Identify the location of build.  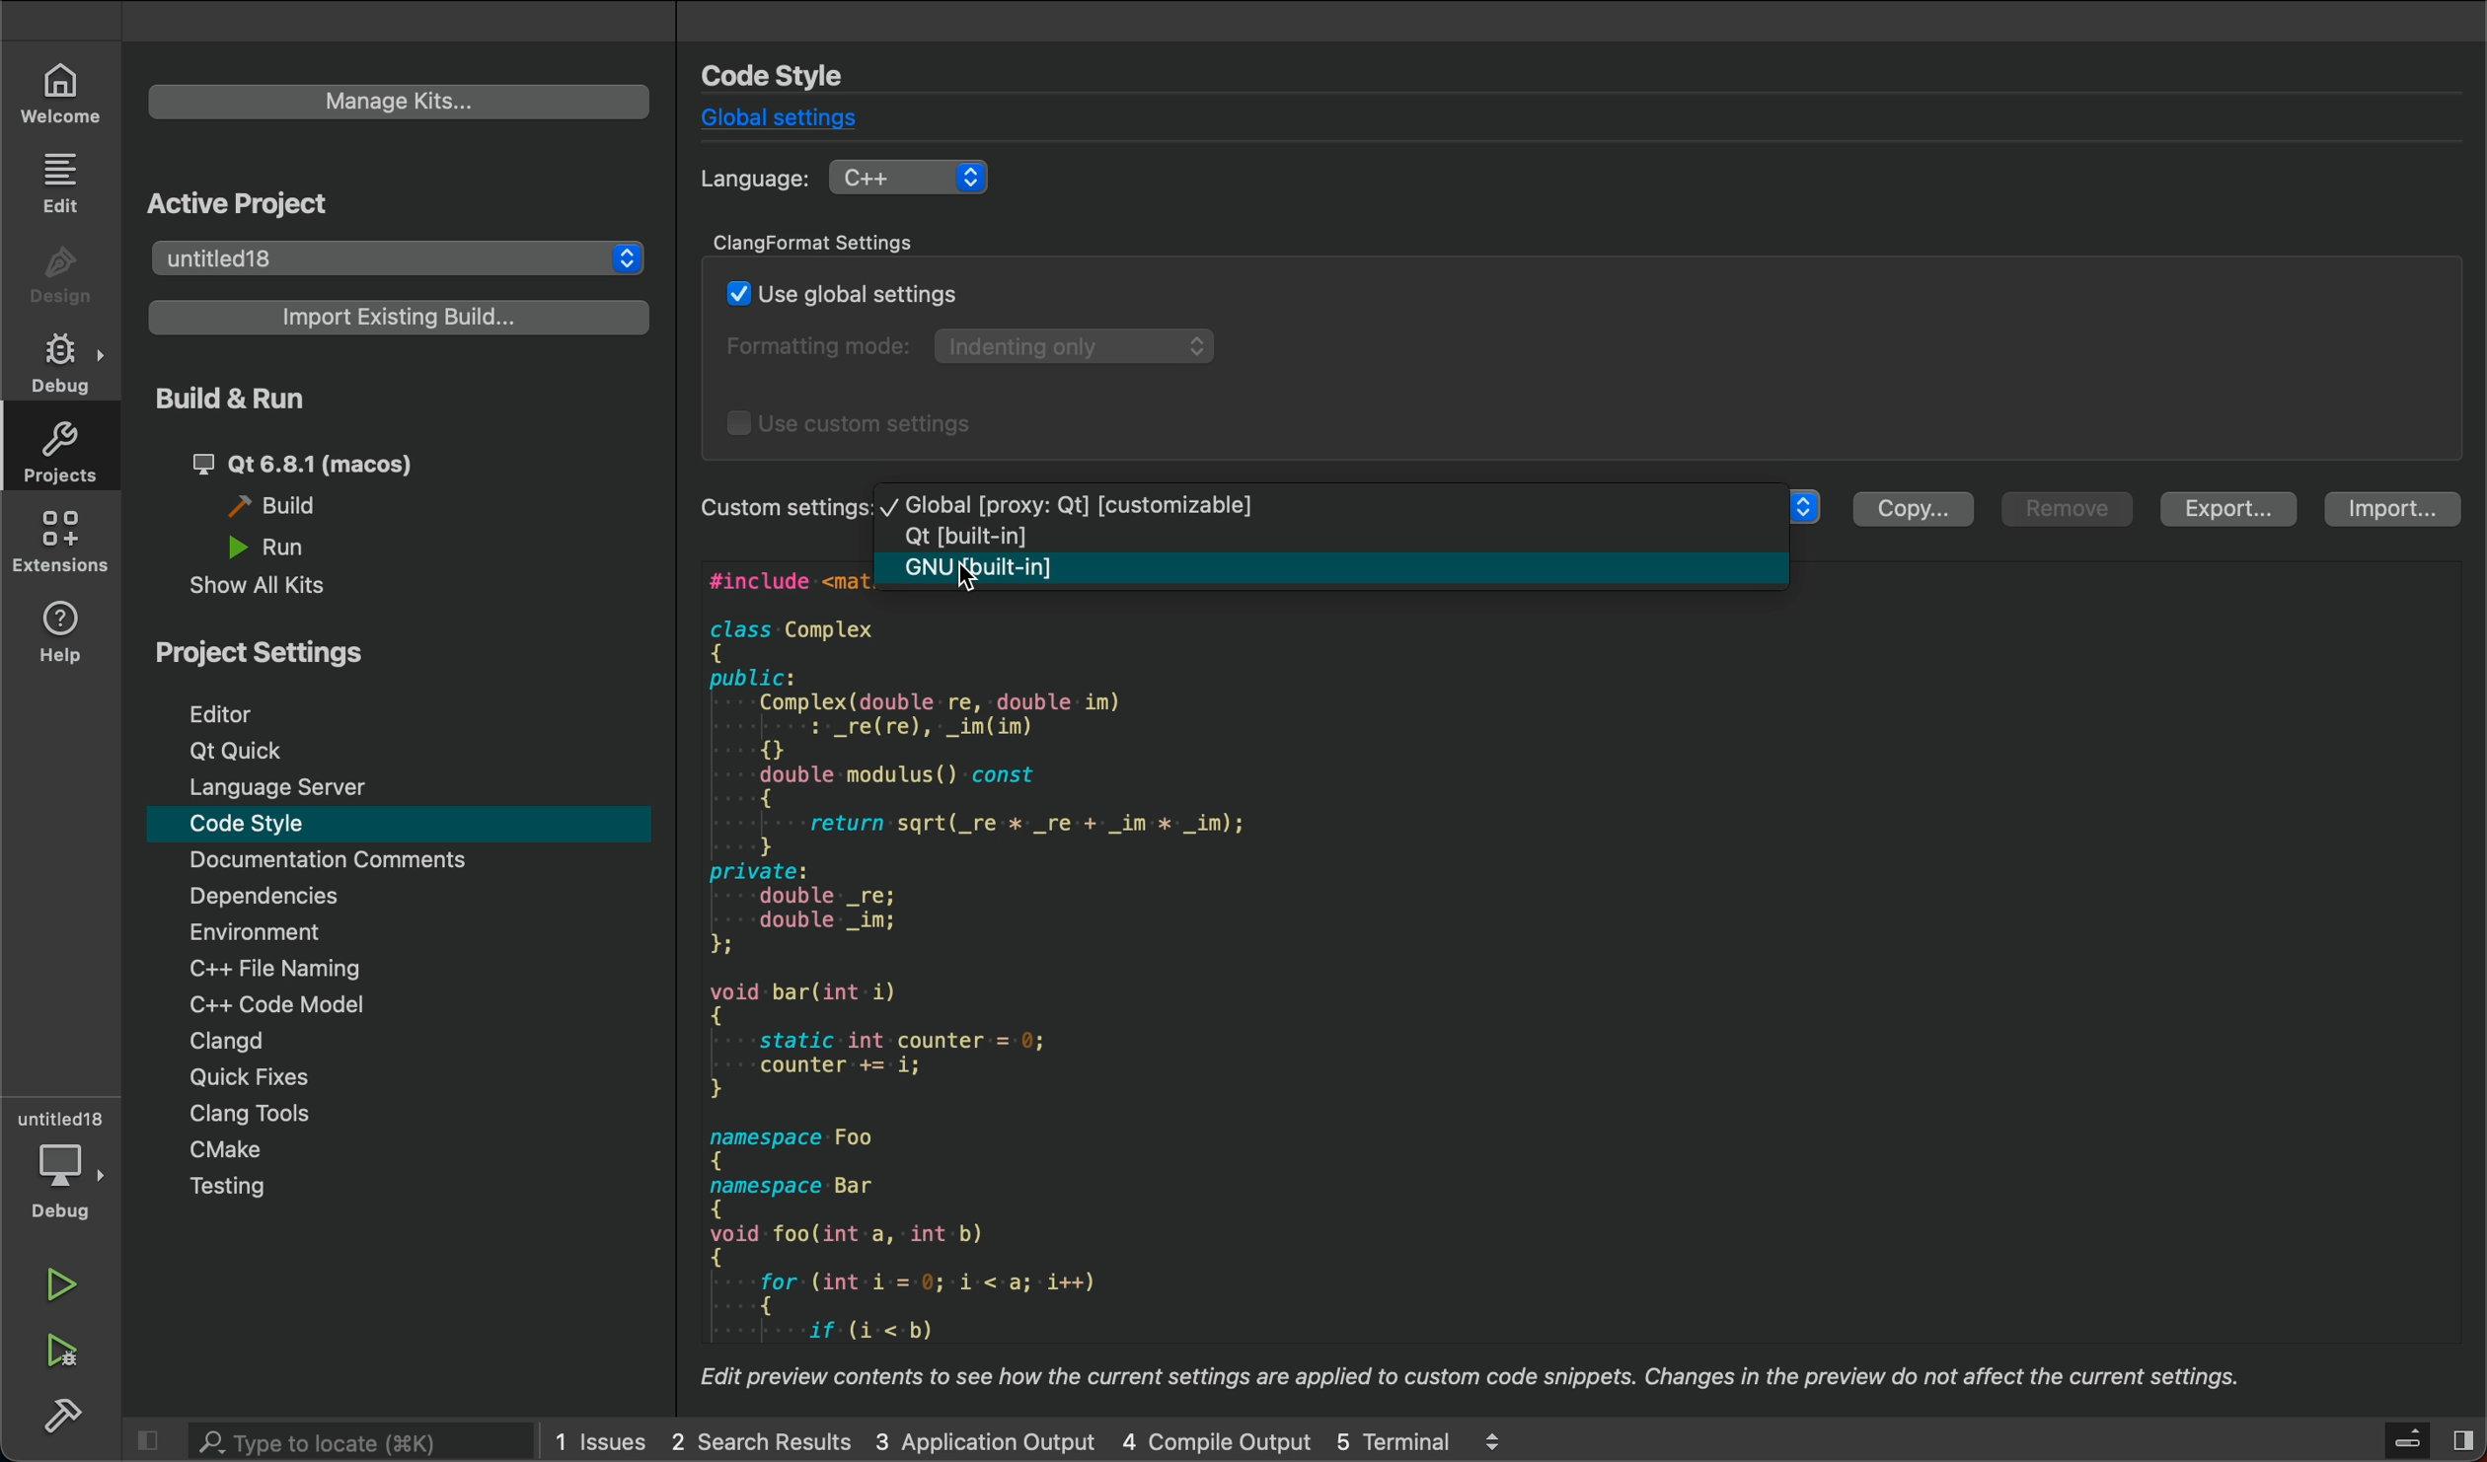
(289, 509).